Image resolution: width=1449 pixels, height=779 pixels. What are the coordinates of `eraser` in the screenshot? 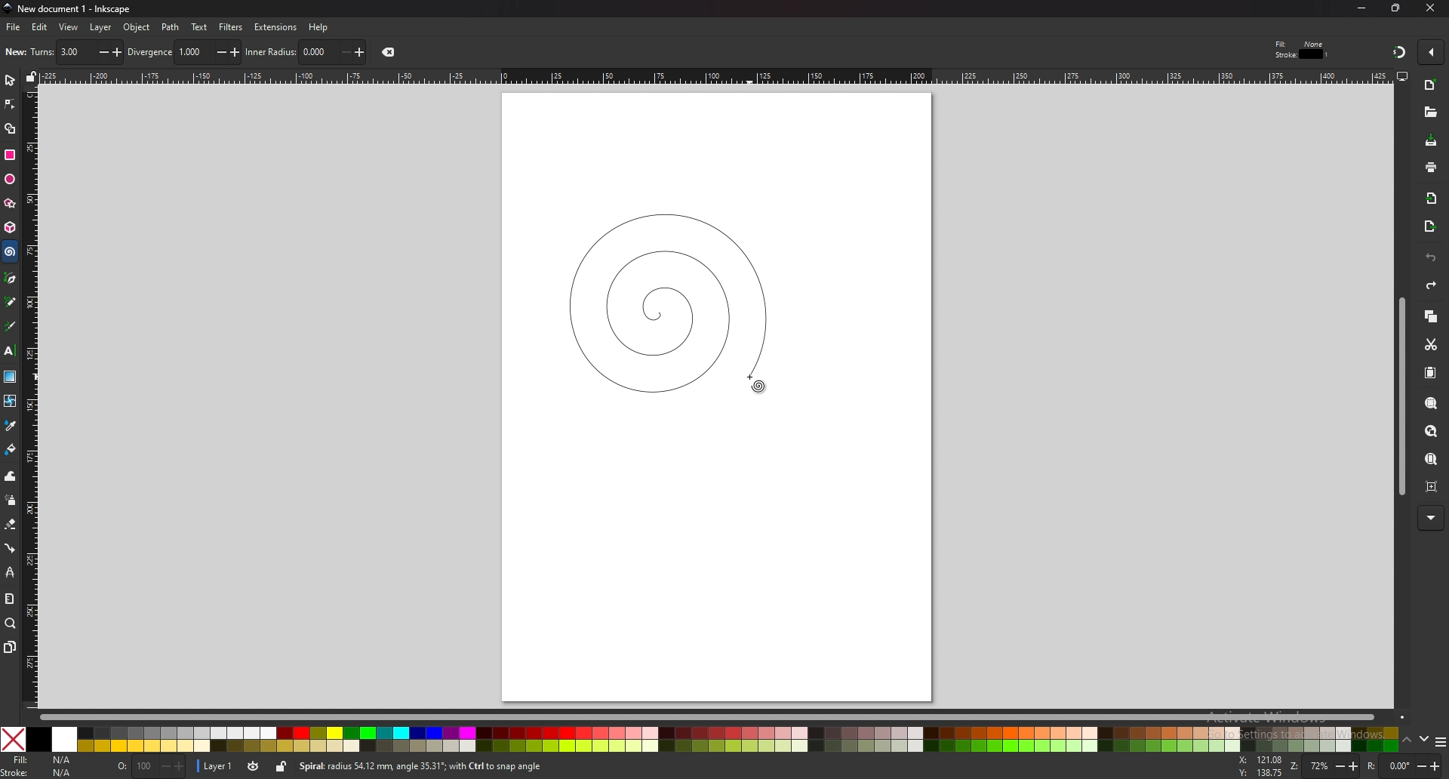 It's located at (11, 525).